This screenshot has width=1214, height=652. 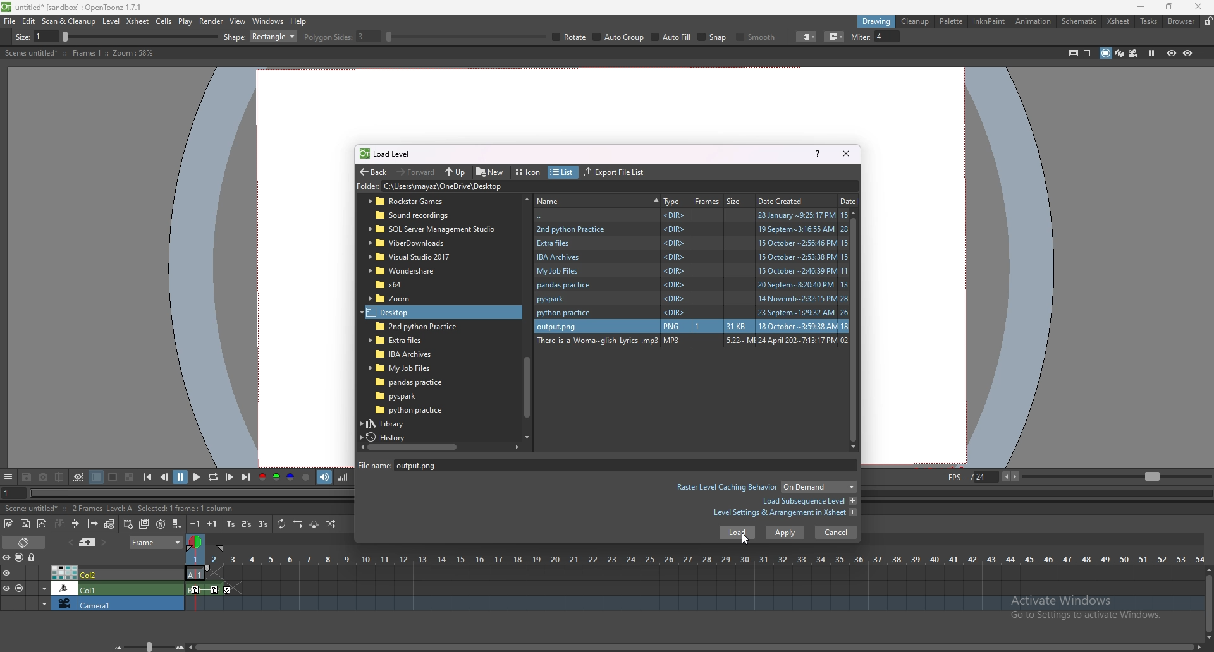 What do you see at coordinates (88, 541) in the screenshot?
I see `add memo` at bounding box center [88, 541].